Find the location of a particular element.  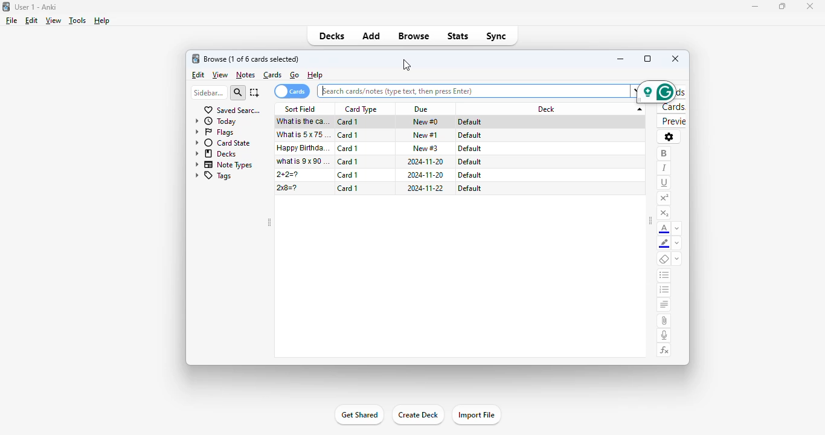

flags is located at coordinates (215, 132).